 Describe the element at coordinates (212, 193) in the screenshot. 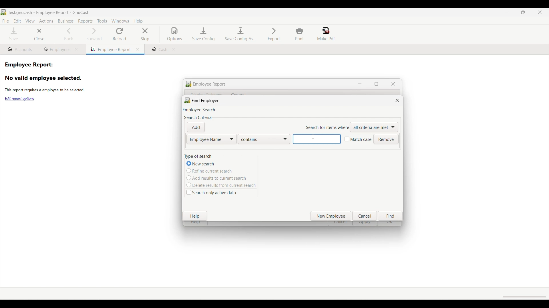

I see `Search only active date` at that location.